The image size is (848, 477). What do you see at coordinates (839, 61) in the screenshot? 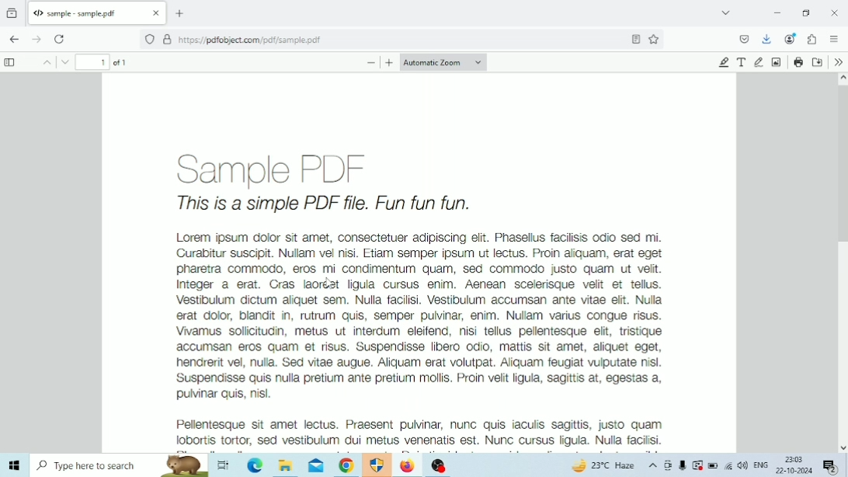
I see `Tools` at bounding box center [839, 61].